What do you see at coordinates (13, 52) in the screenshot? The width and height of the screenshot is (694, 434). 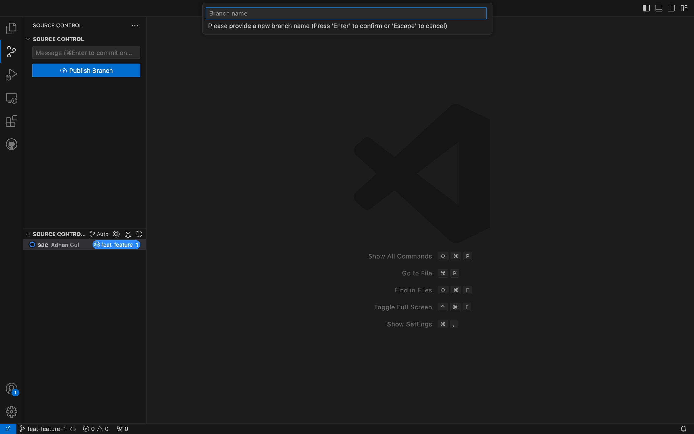 I see `git` at bounding box center [13, 52].